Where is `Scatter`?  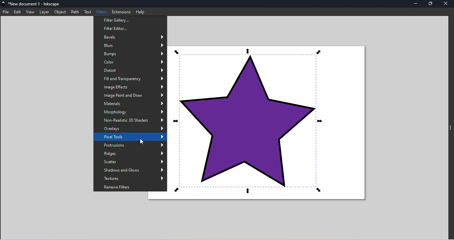 Scatter is located at coordinates (129, 162).